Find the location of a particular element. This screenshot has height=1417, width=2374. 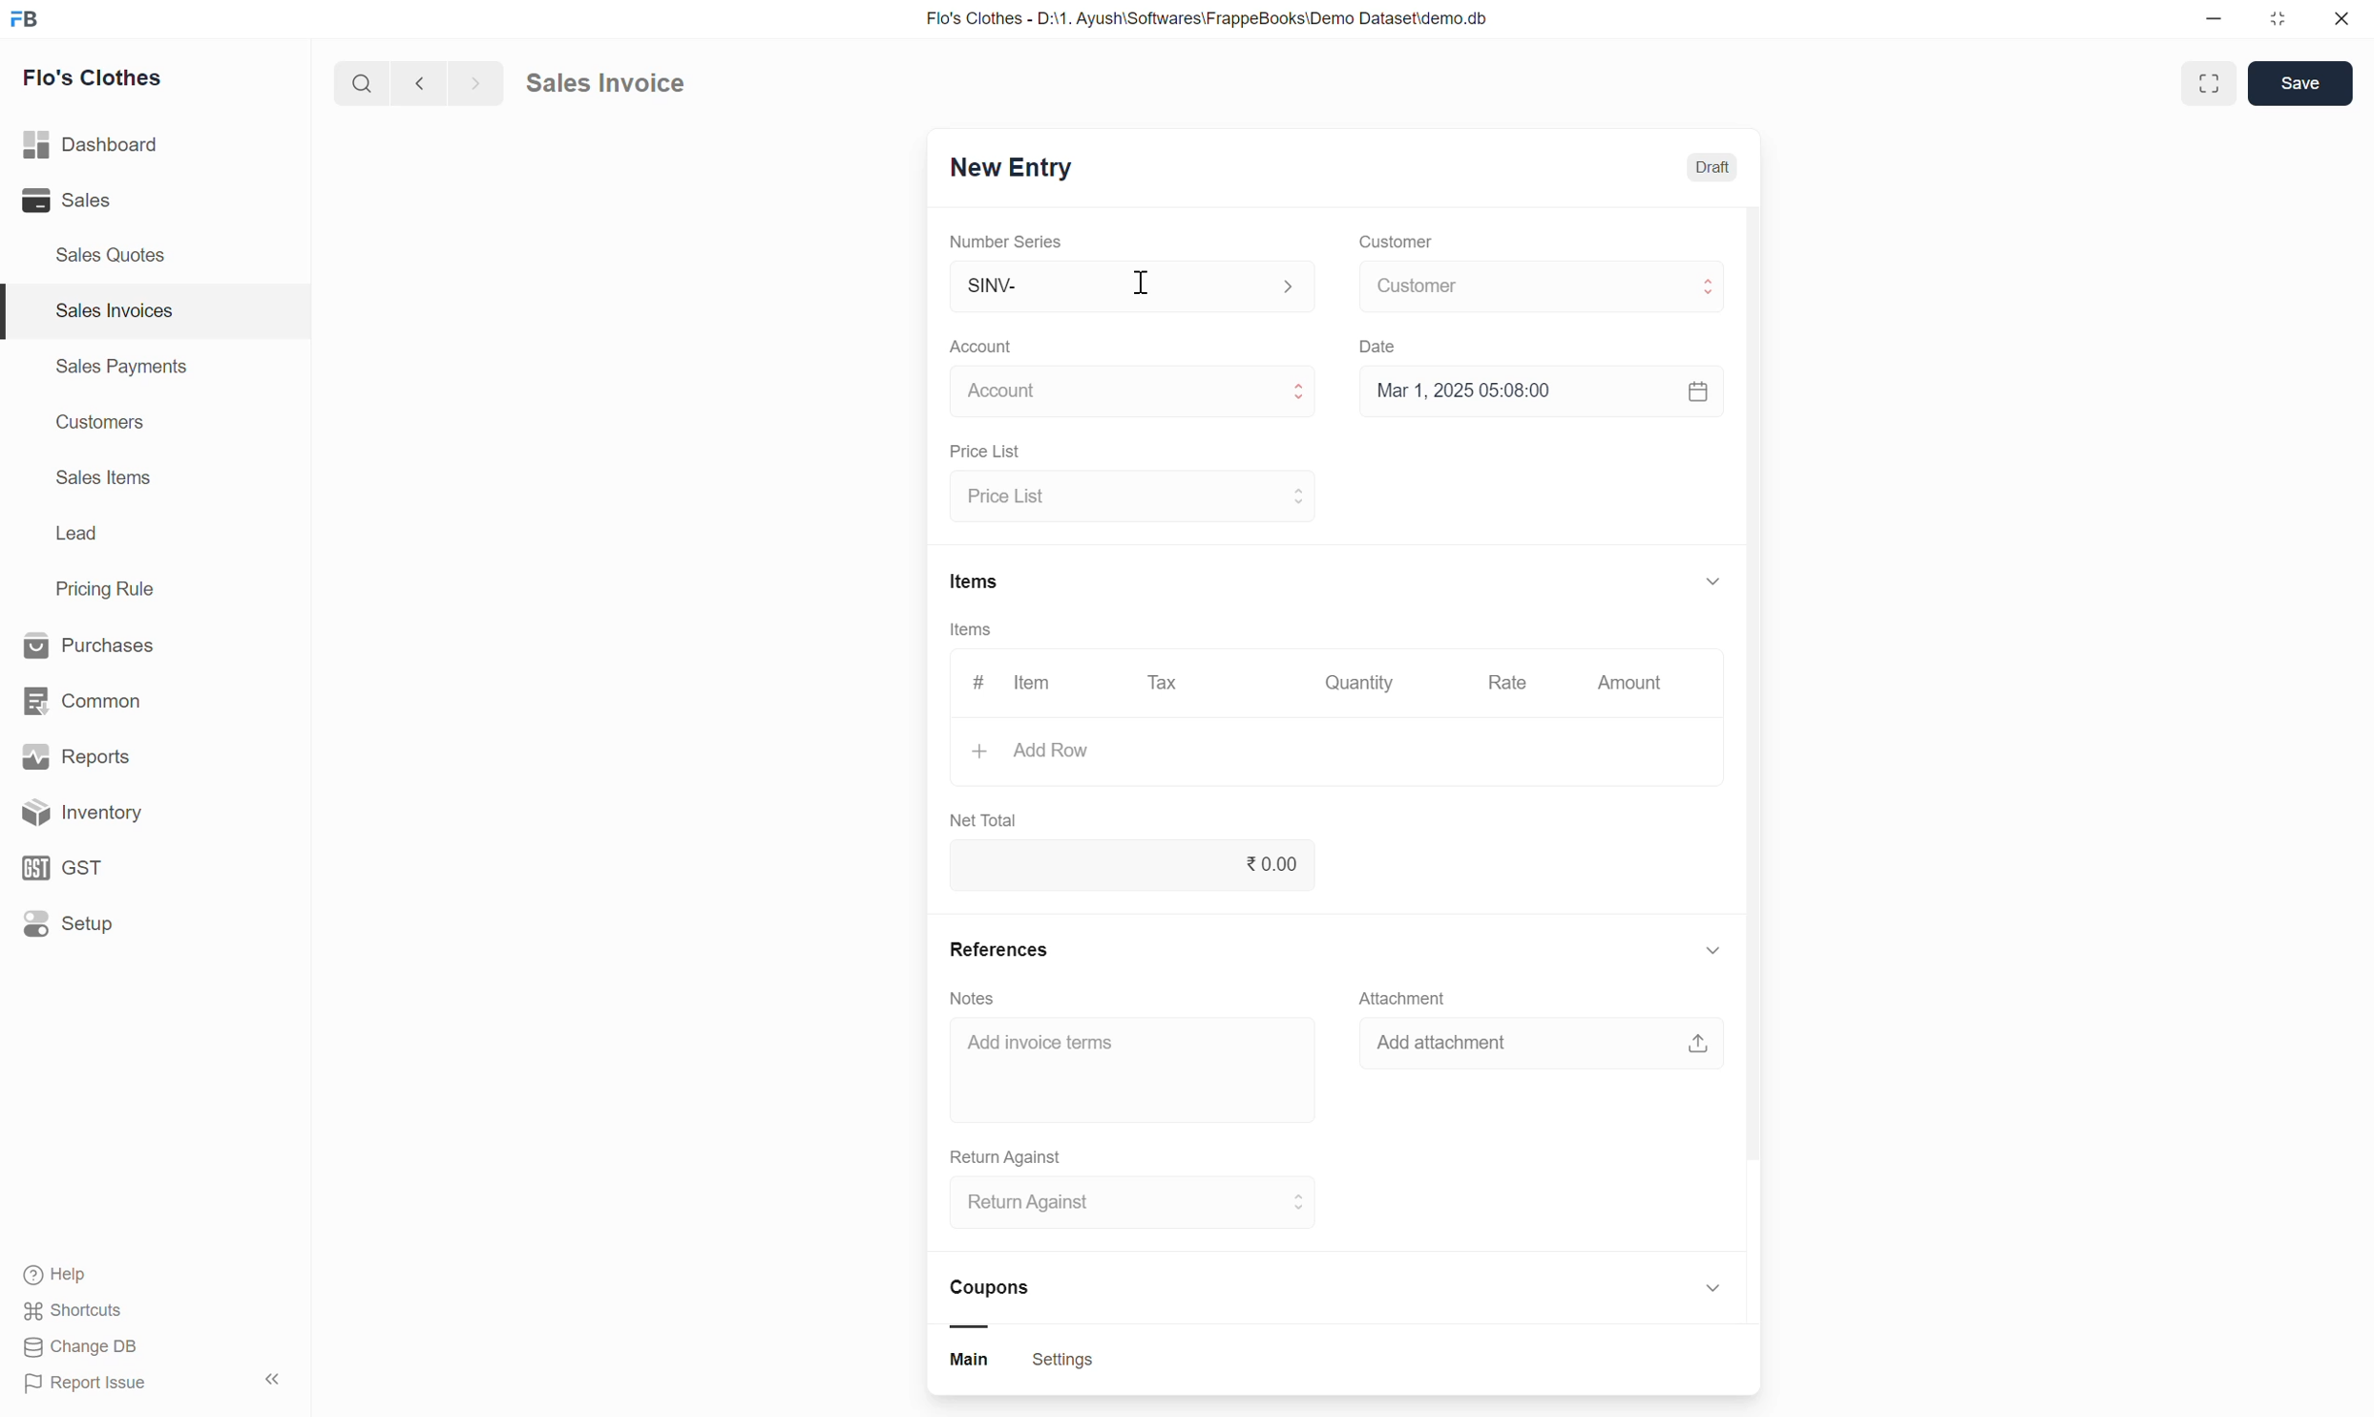

main is located at coordinates (977, 1363).